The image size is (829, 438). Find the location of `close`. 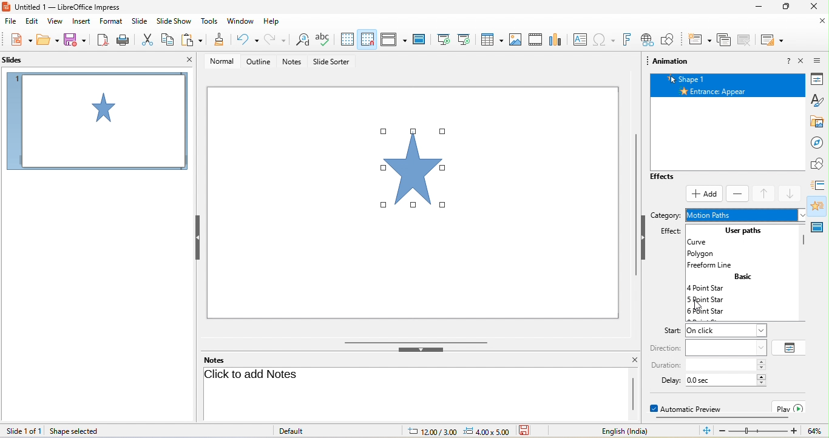

close is located at coordinates (802, 61).